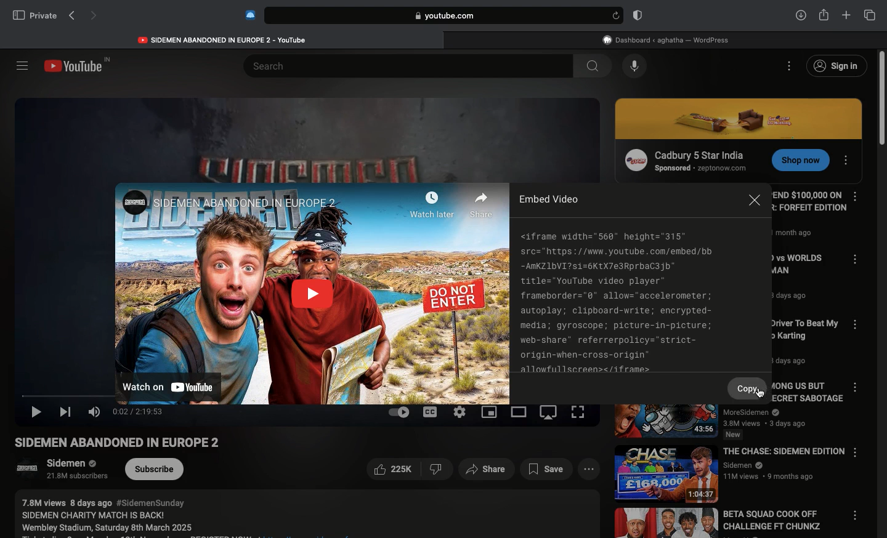 This screenshot has width=887, height=538. Describe the element at coordinates (138, 412) in the screenshot. I see `Time` at that location.